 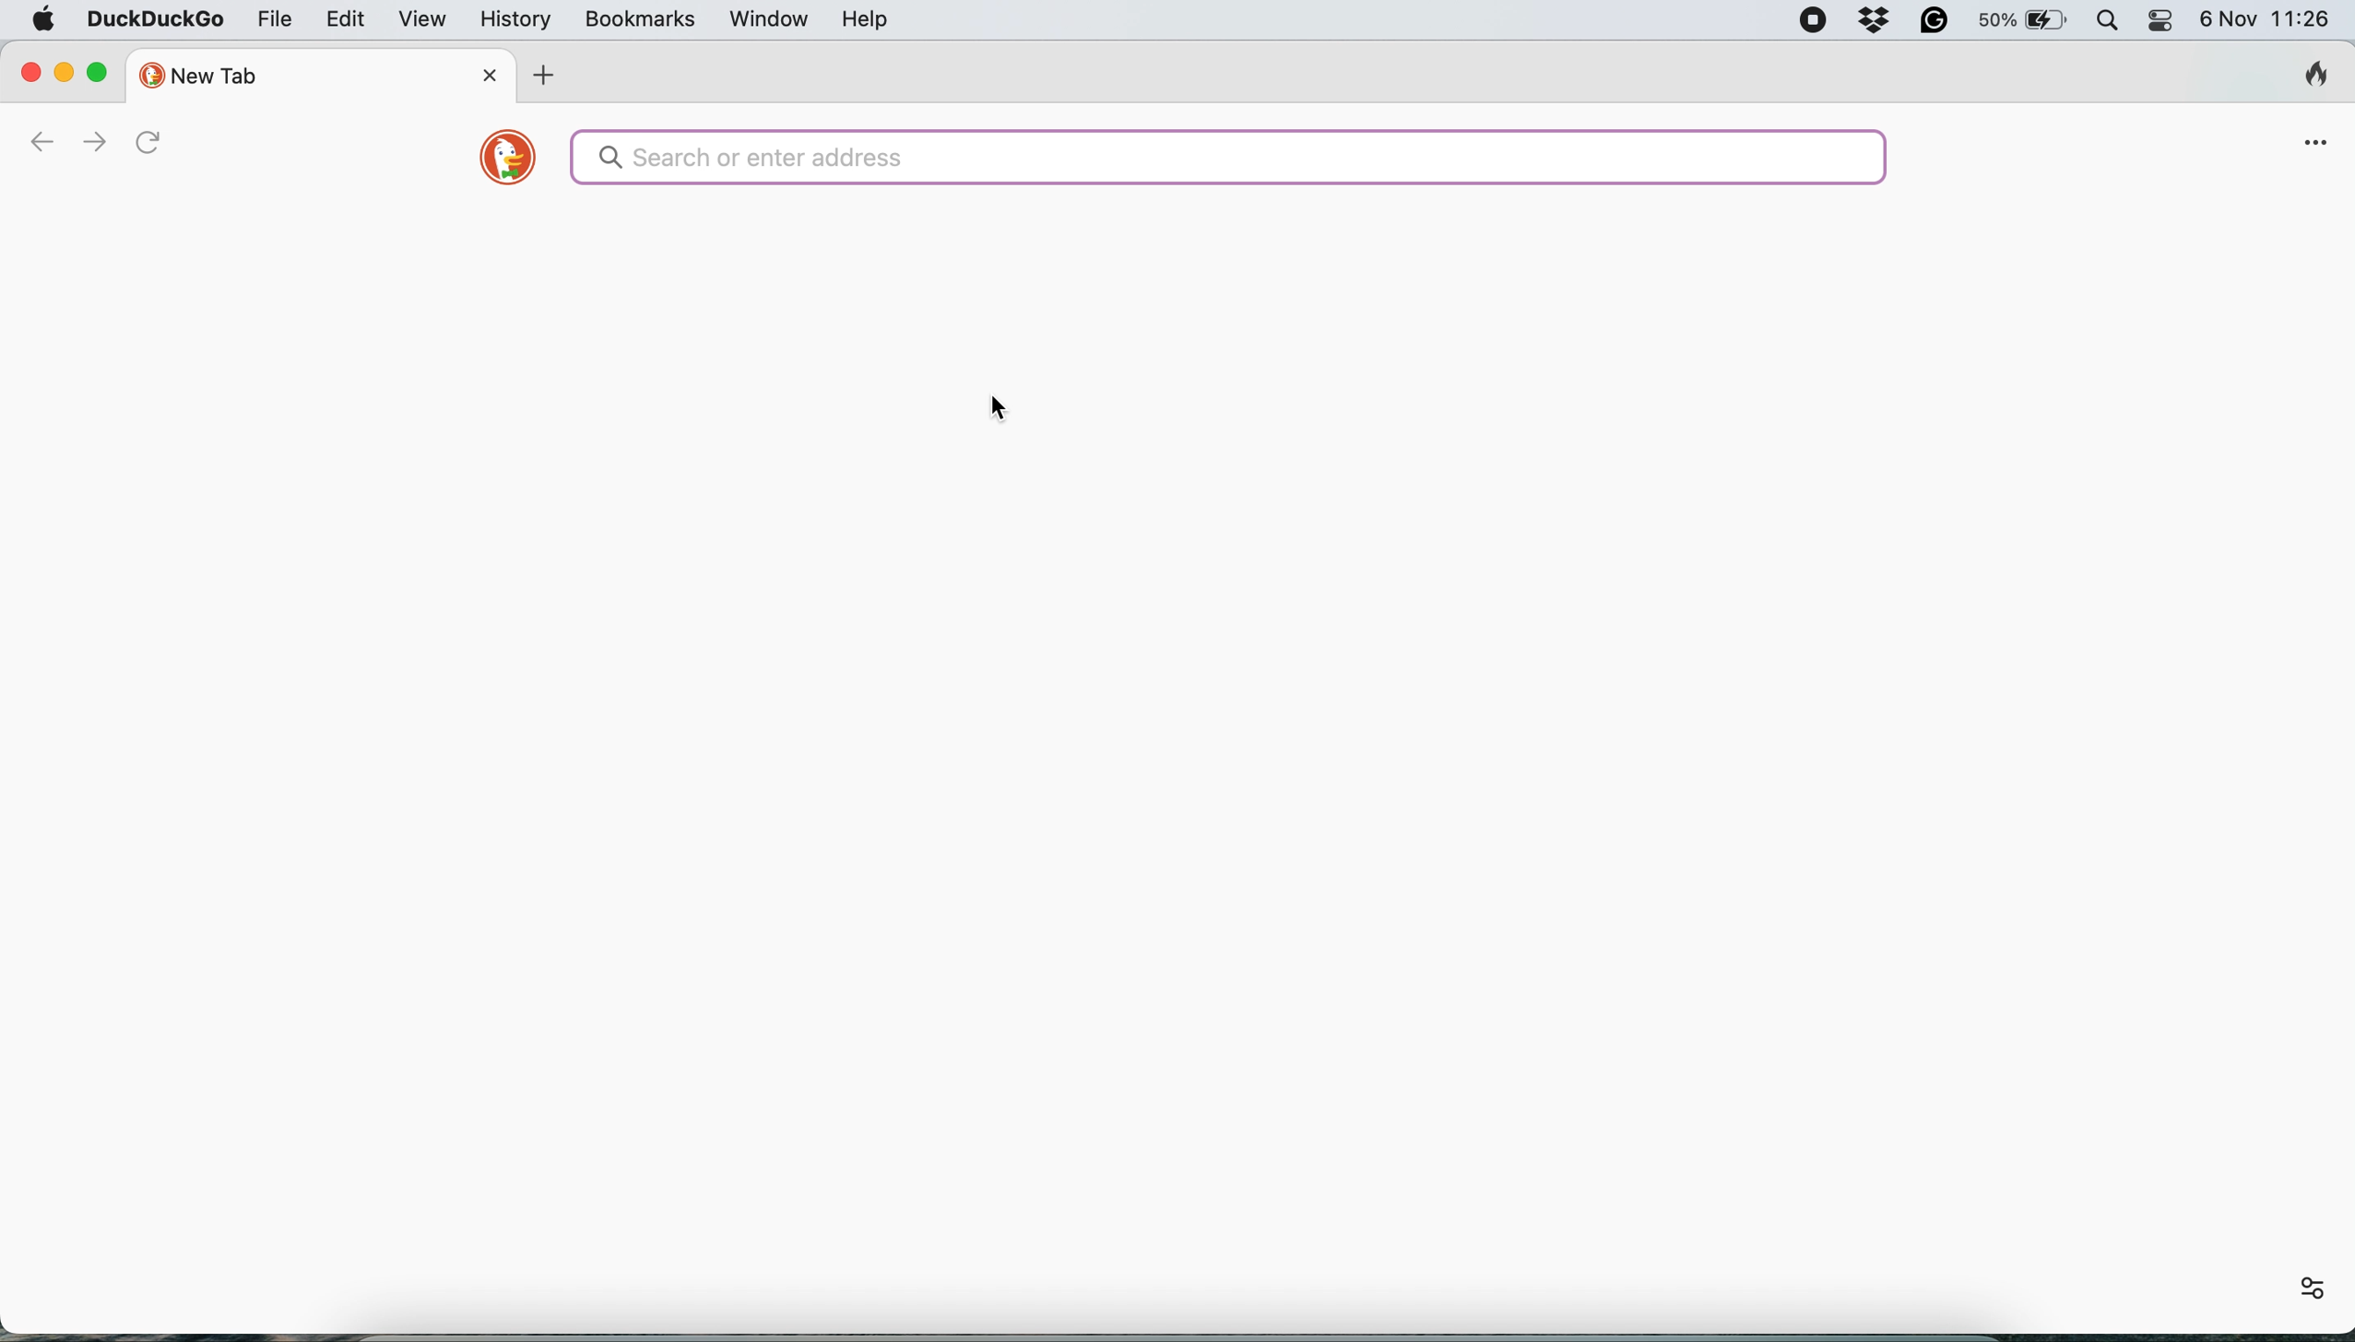 I want to click on cursor, so click(x=994, y=406).